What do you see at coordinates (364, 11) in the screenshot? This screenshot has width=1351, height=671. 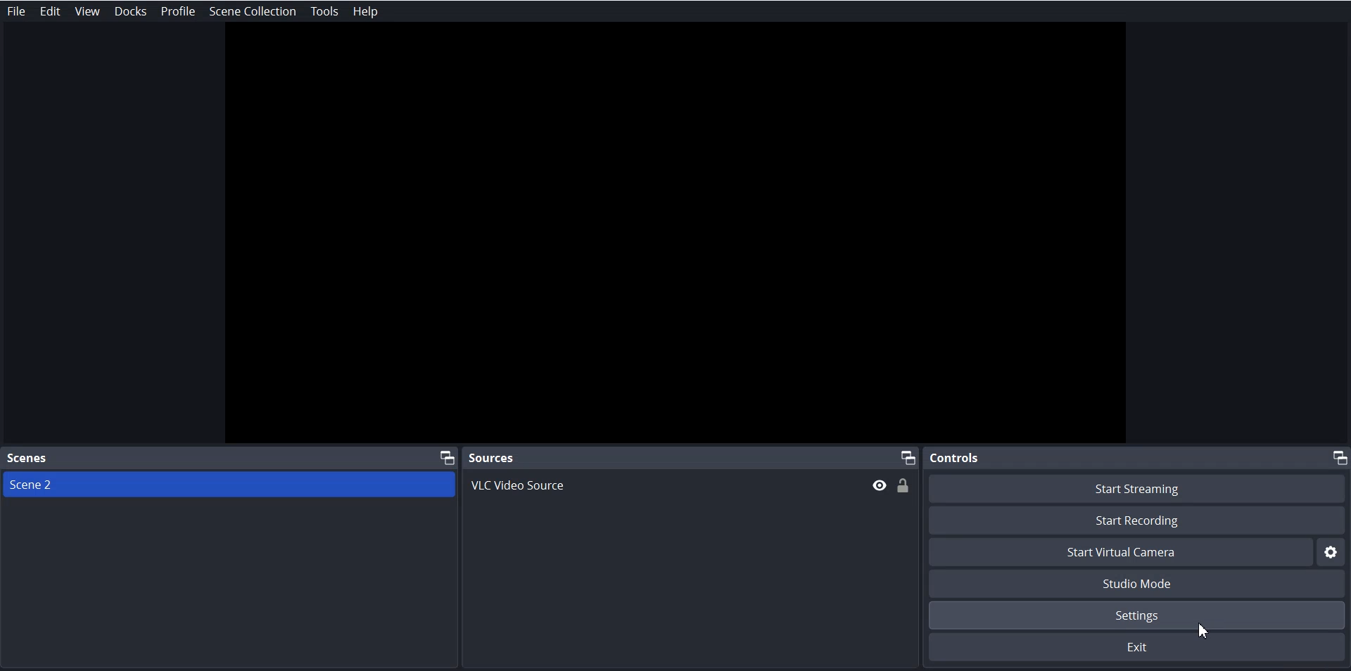 I see `Help` at bounding box center [364, 11].